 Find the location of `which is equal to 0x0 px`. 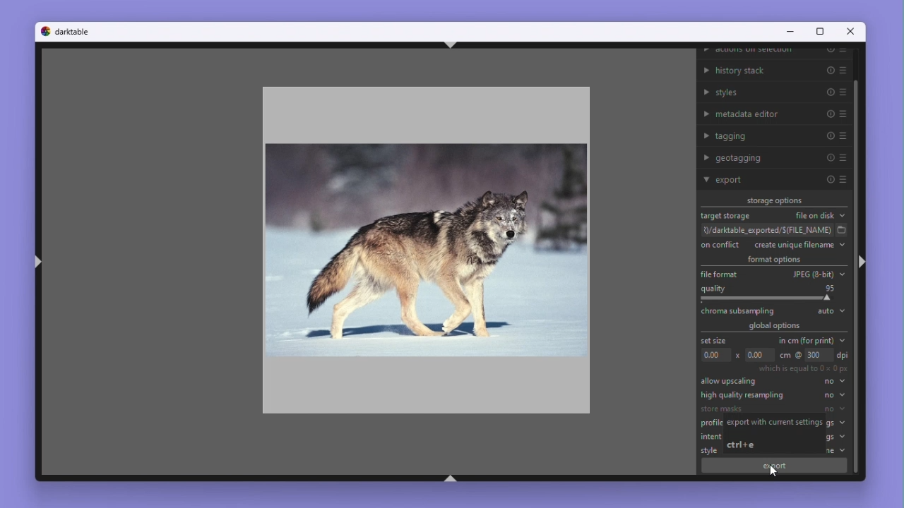

which is equal to 0x0 px is located at coordinates (805, 368).